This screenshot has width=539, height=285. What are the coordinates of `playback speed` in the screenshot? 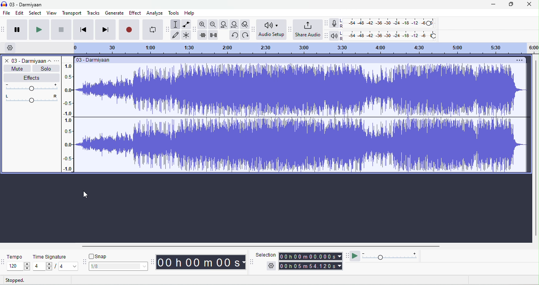 It's located at (390, 257).